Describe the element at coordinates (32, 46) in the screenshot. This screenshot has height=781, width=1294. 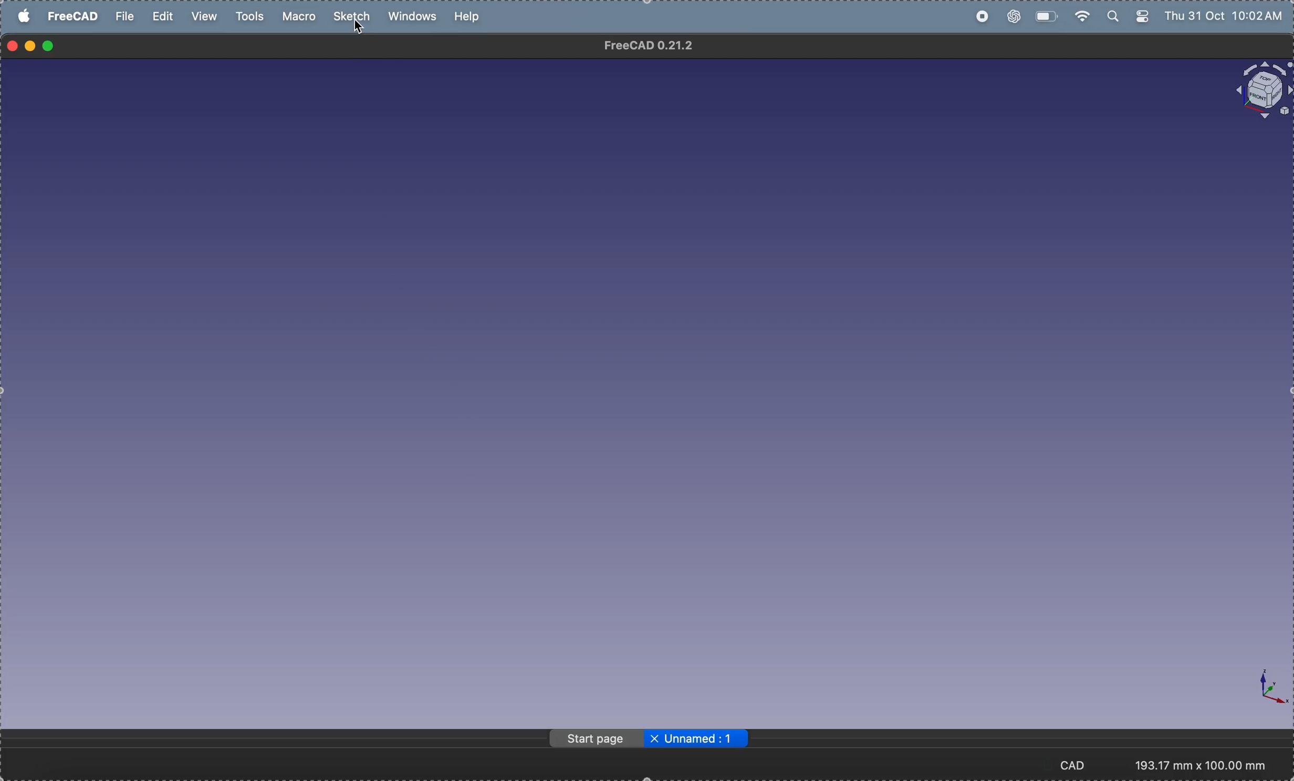
I see `minimize` at that location.